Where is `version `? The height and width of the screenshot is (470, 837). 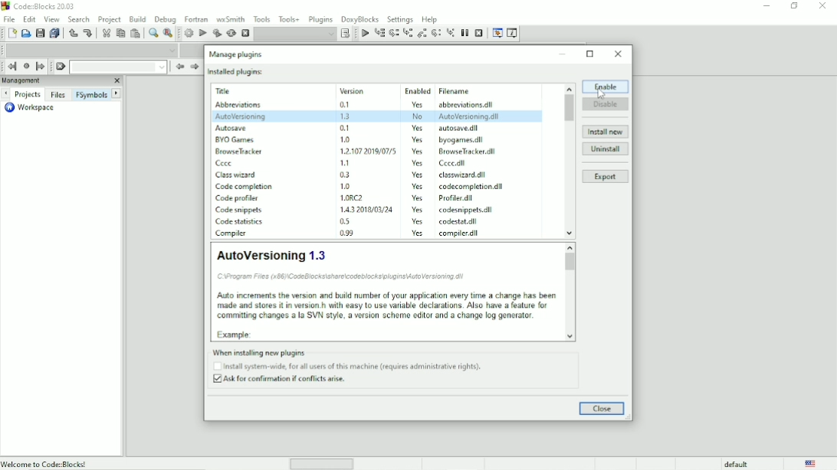
version  is located at coordinates (365, 150).